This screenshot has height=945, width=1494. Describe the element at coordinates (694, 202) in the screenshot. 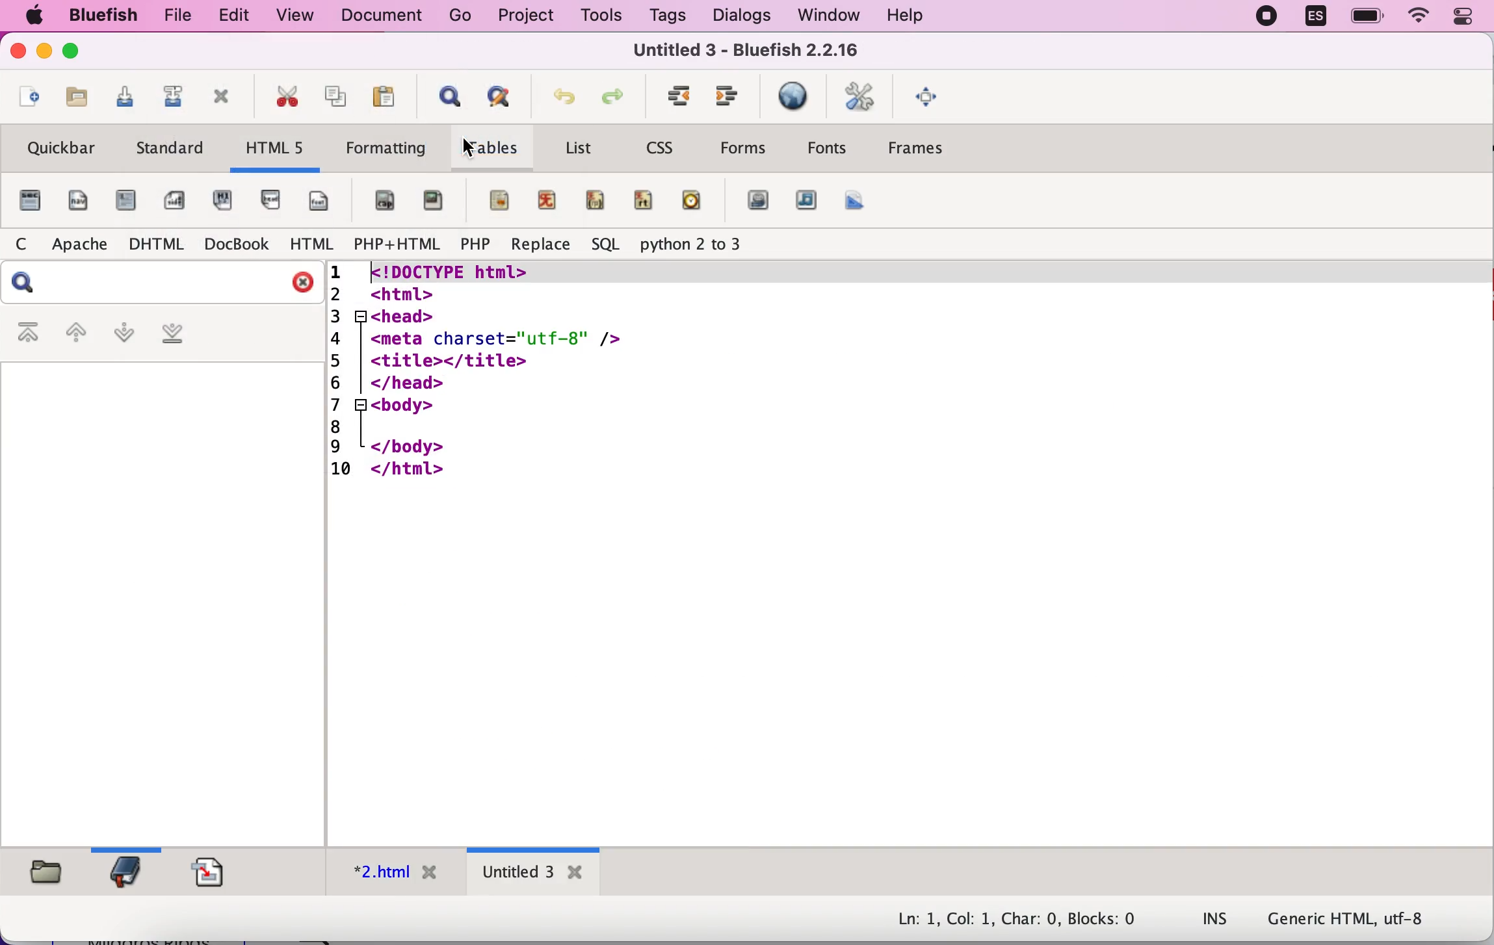

I see `time` at that location.